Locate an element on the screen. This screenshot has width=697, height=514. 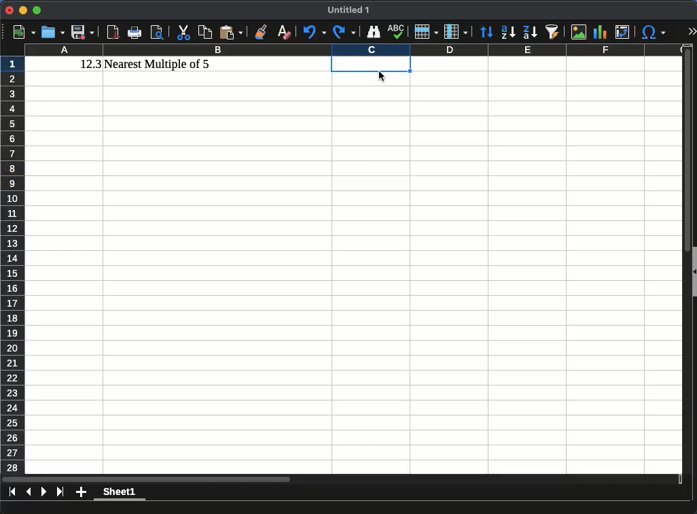
next sheet is located at coordinates (44, 493).